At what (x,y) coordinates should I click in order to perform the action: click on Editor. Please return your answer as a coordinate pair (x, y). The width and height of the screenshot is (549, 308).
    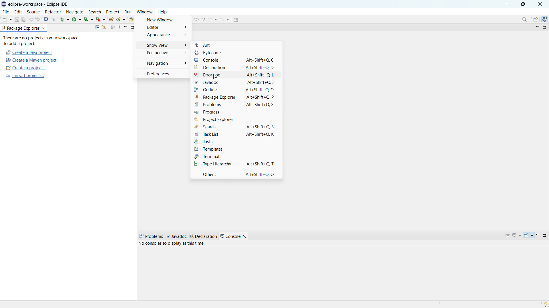
    Looking at the image, I should click on (166, 27).